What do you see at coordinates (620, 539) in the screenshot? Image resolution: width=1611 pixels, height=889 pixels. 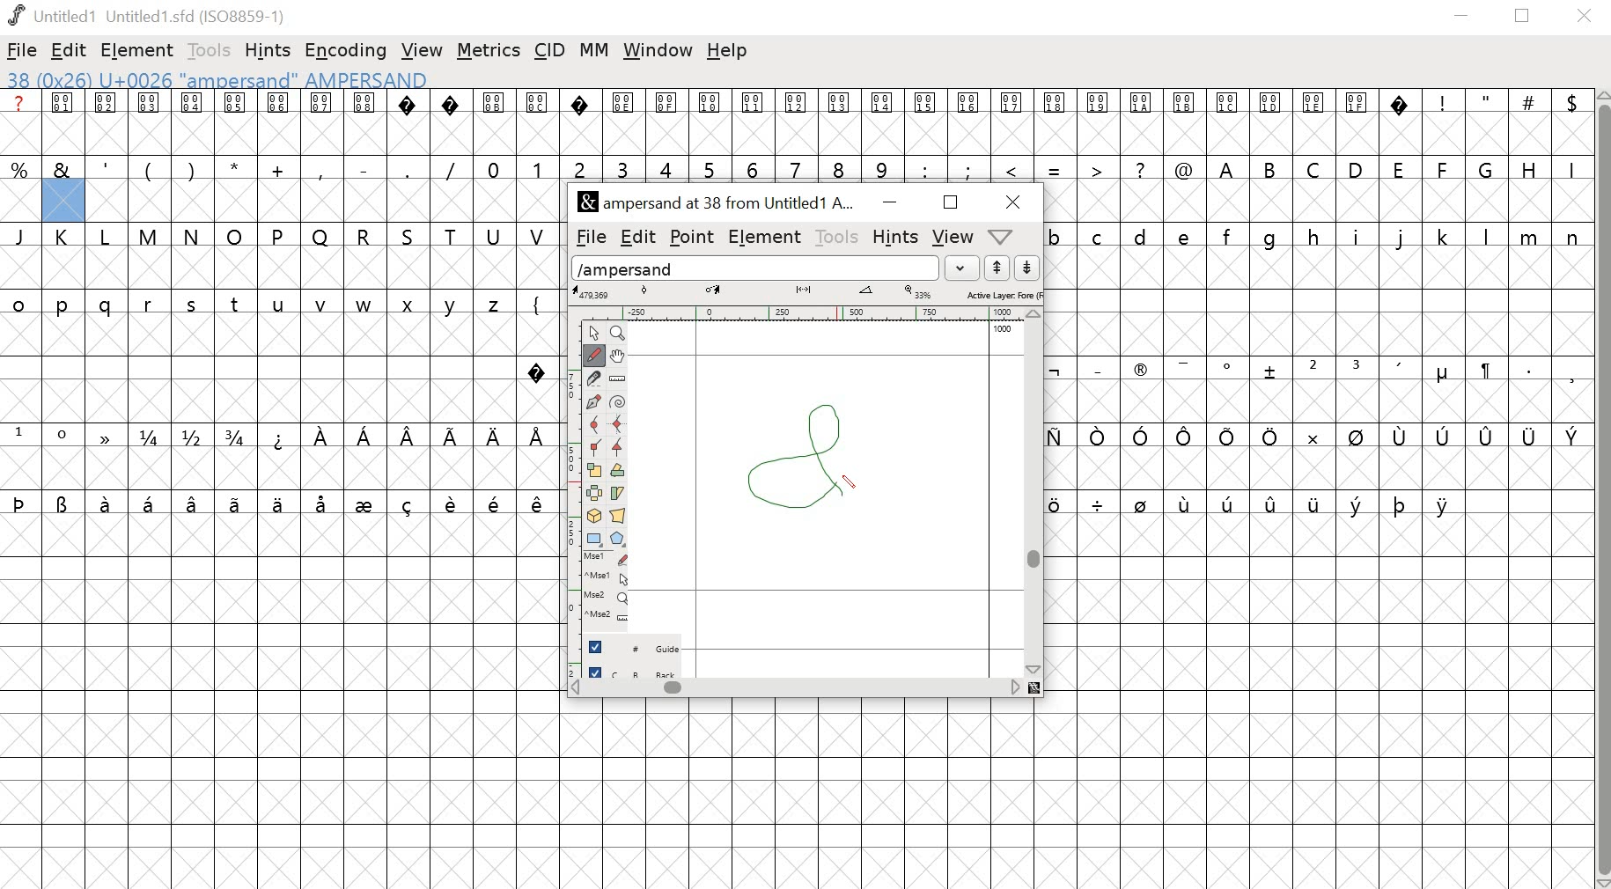 I see `polygon and stars` at bounding box center [620, 539].